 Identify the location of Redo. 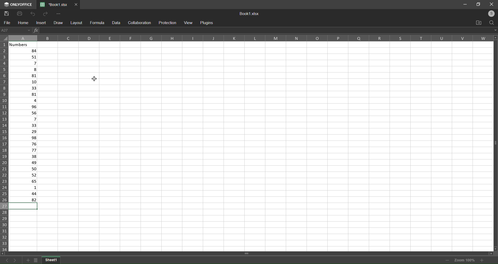
(46, 14).